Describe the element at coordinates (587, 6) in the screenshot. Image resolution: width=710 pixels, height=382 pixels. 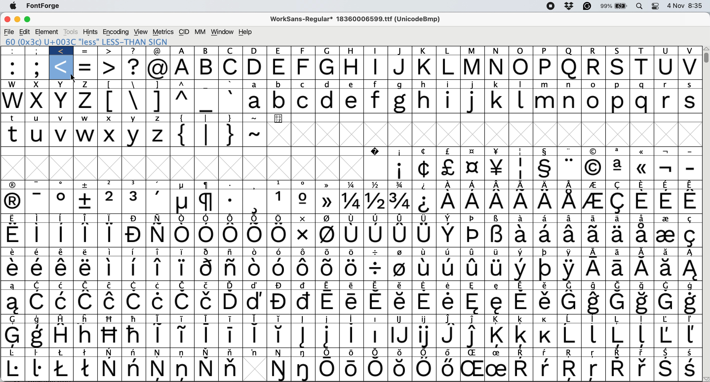
I see `grammarly` at that location.